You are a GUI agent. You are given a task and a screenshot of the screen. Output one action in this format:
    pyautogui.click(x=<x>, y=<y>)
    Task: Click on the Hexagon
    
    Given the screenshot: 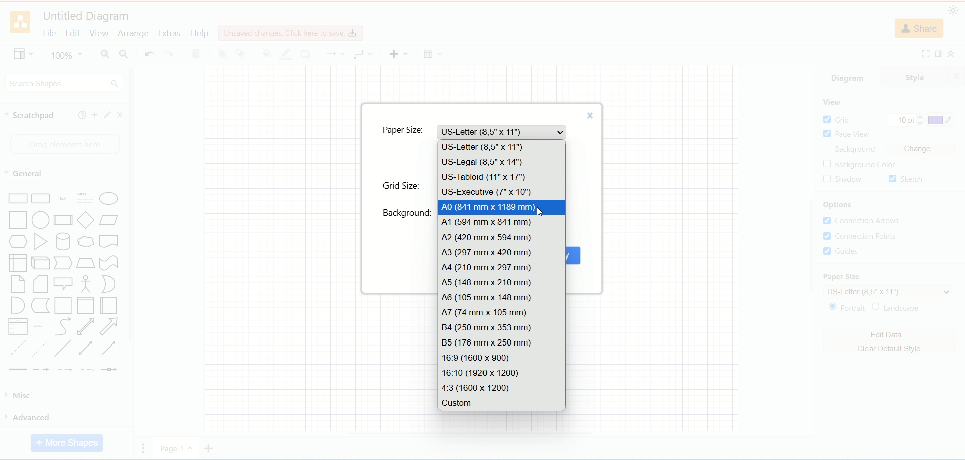 What is the action you would take?
    pyautogui.click(x=19, y=242)
    